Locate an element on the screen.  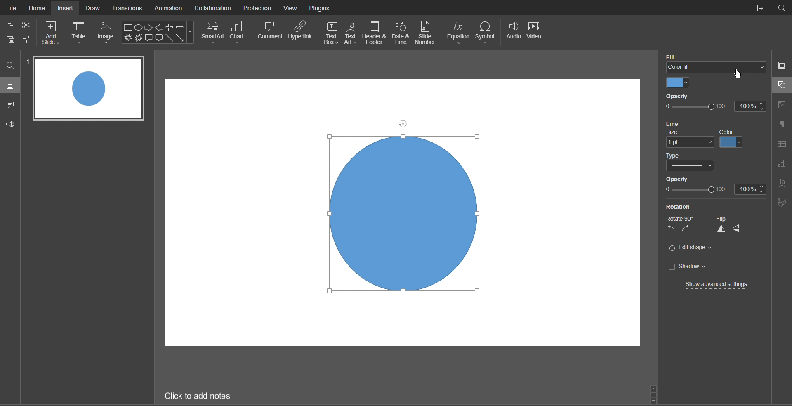
Slide 1 is located at coordinates (89, 89).